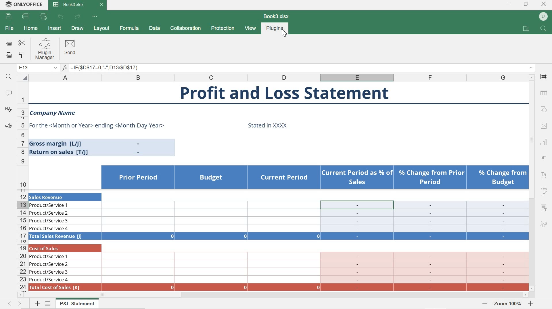  Describe the element at coordinates (49, 256) in the screenshot. I see `Product/Service 1` at that location.